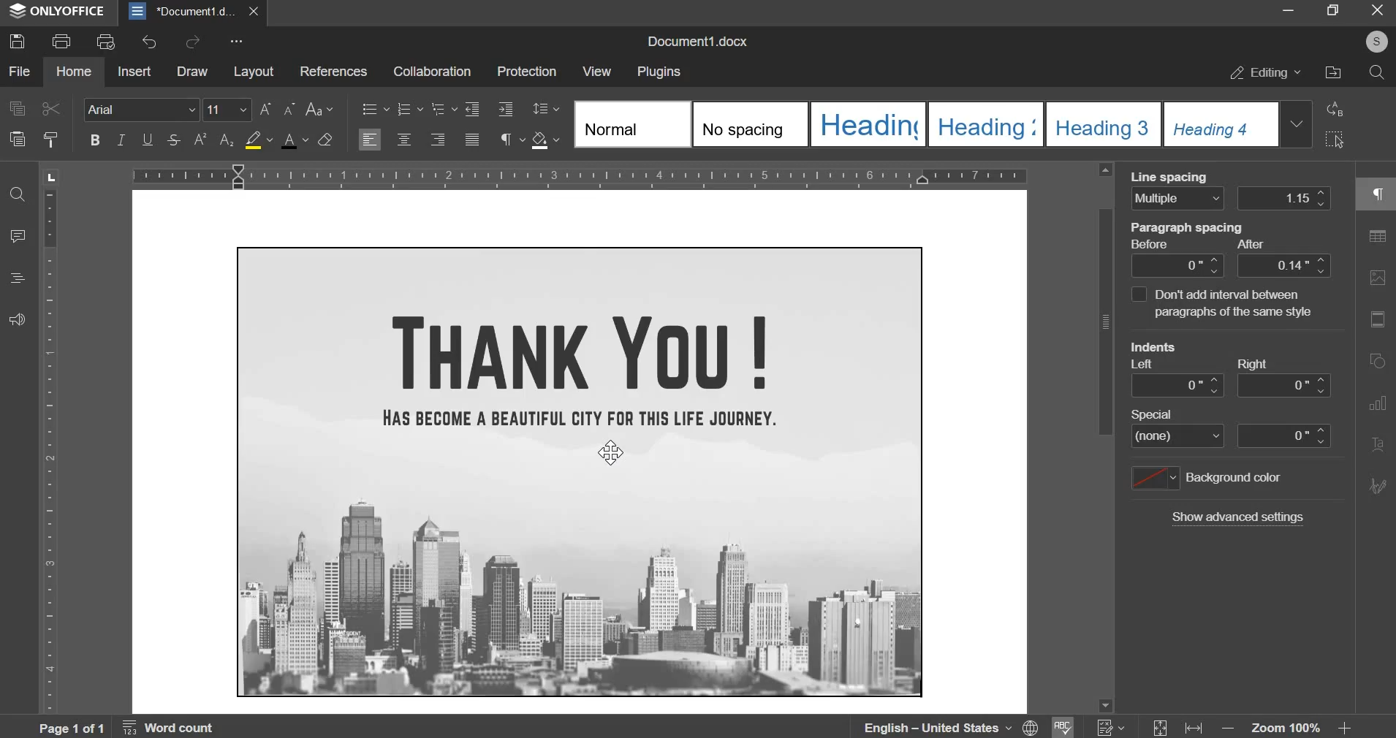 The height and width of the screenshot is (738, 1396). I want to click on minimize, so click(1290, 11).